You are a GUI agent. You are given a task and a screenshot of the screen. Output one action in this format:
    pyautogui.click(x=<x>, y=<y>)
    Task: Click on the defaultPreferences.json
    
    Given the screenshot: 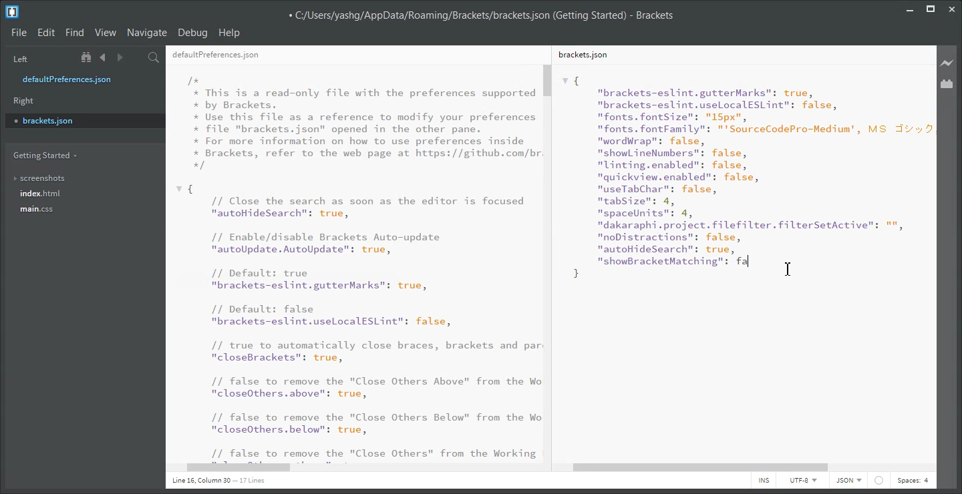 What is the action you would take?
    pyautogui.click(x=216, y=55)
    